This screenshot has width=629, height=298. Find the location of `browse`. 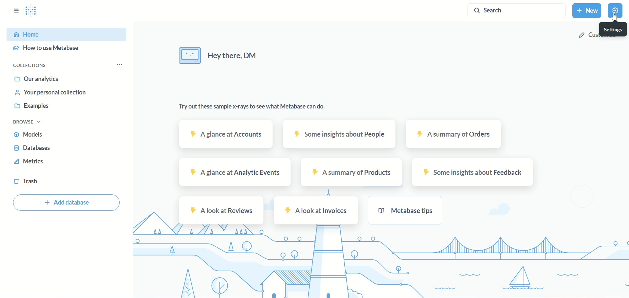

browse is located at coordinates (25, 123).